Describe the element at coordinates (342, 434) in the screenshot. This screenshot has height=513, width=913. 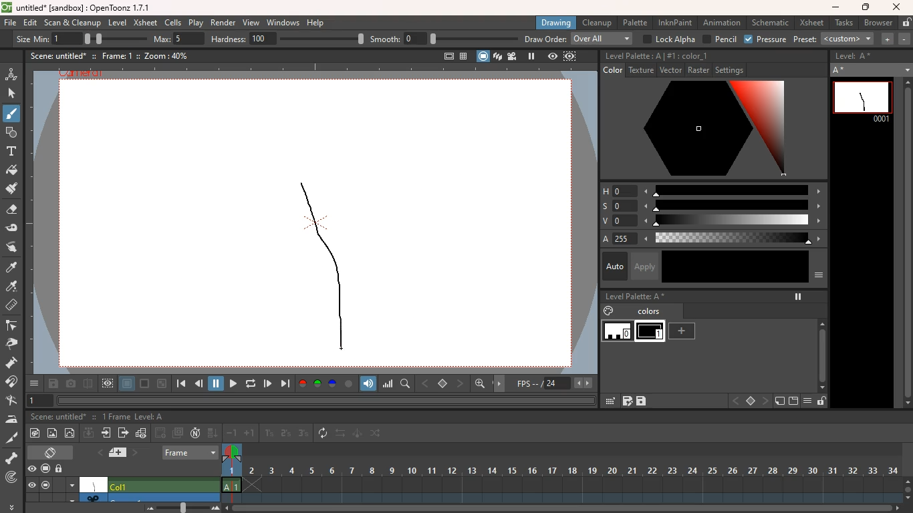
I see `swap` at that location.